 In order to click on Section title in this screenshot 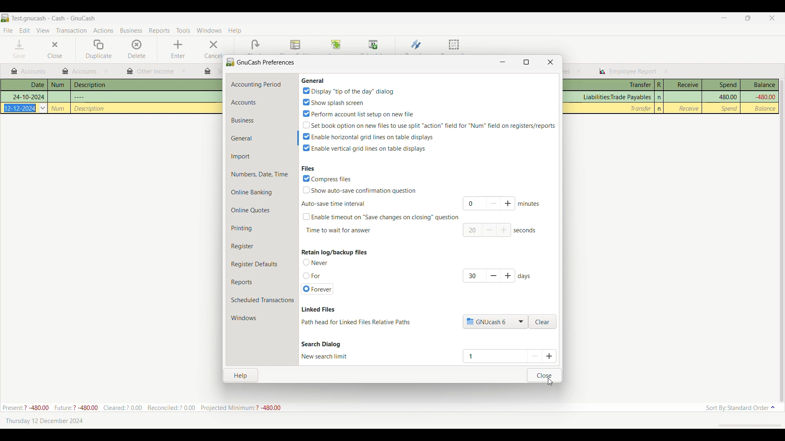, I will do `click(321, 344)`.